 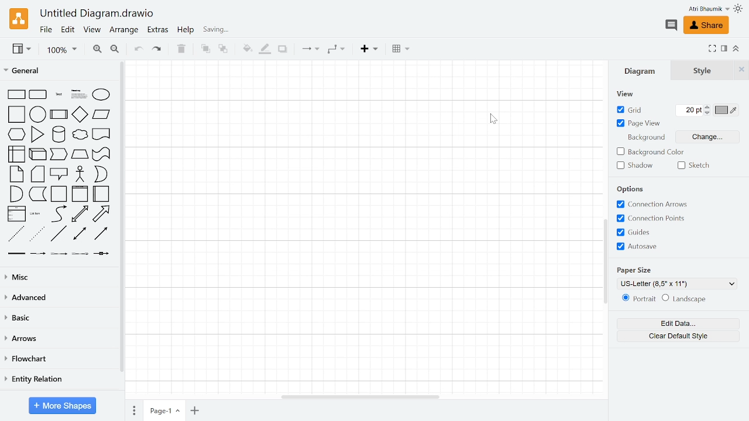 What do you see at coordinates (205, 49) in the screenshot?
I see `TO front` at bounding box center [205, 49].